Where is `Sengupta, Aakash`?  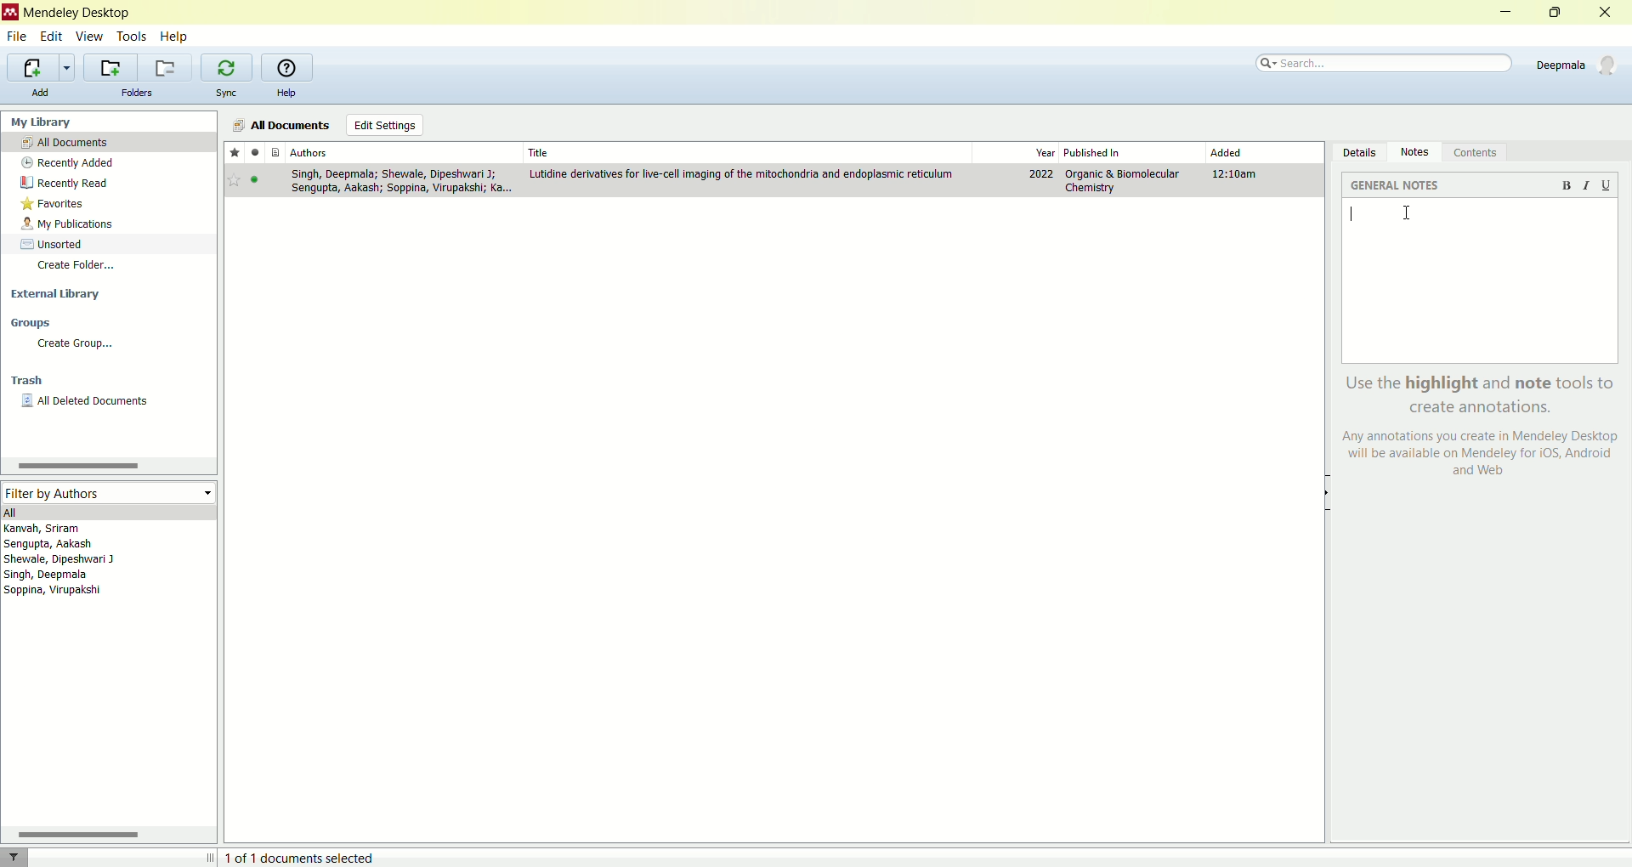 Sengupta, Aakash is located at coordinates (88, 544).